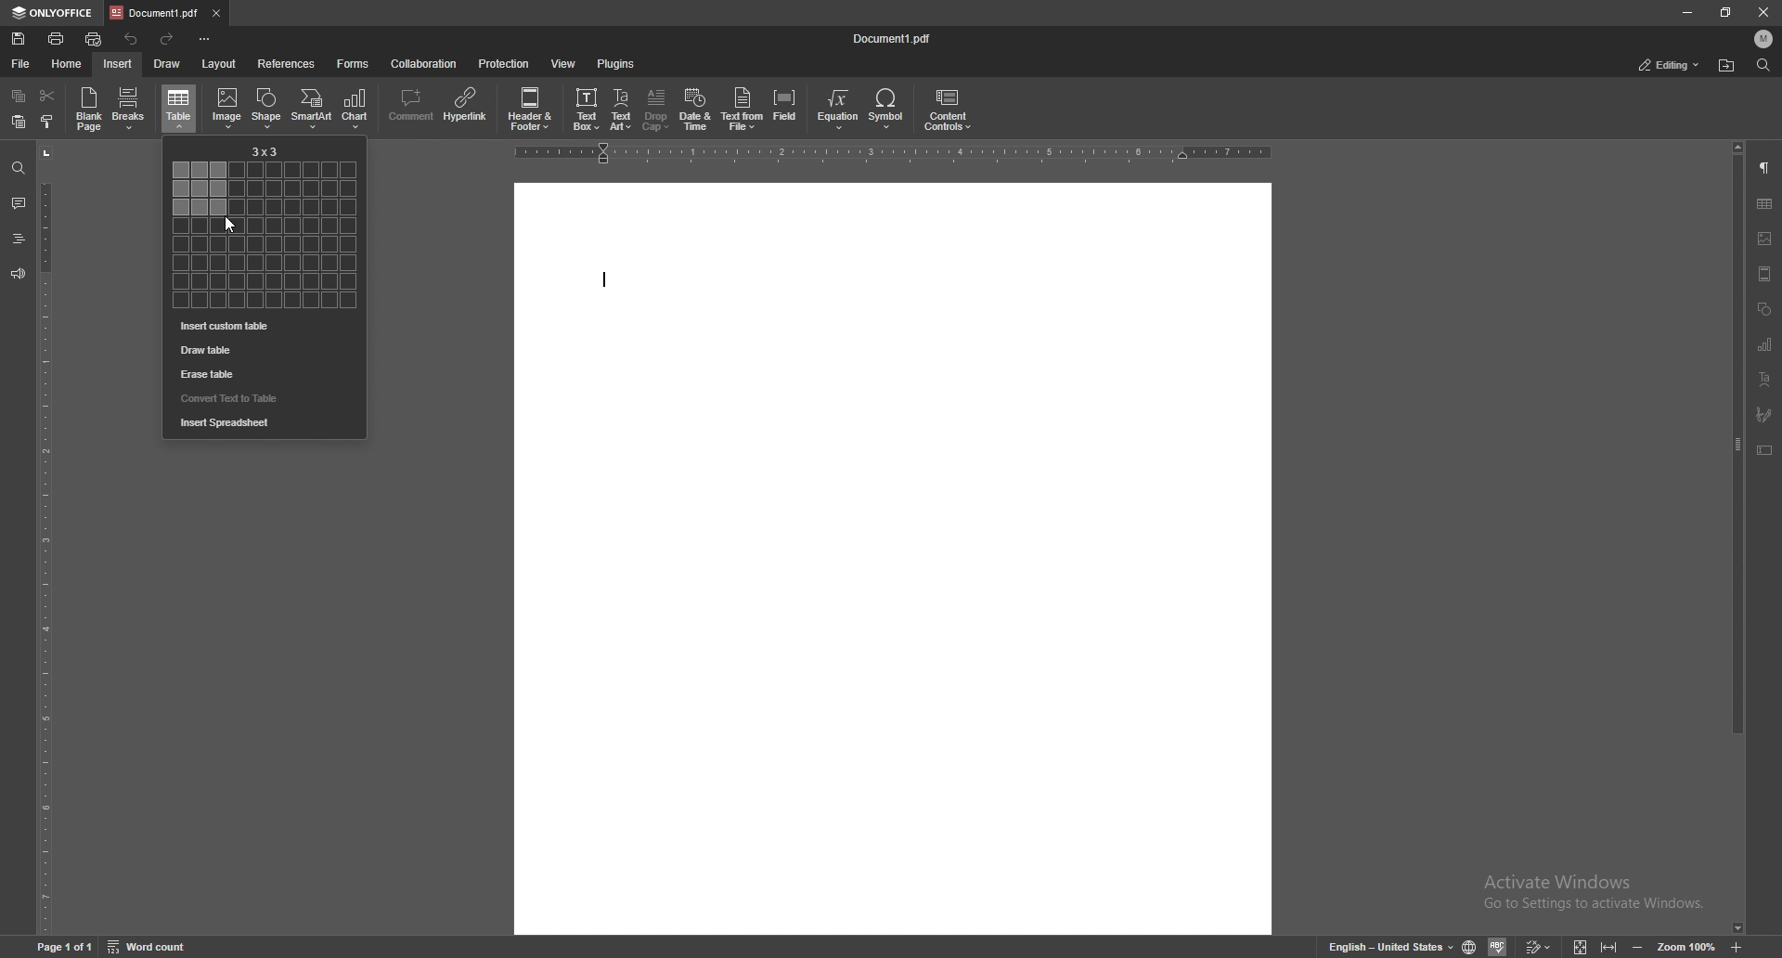  What do you see at coordinates (262, 350) in the screenshot?
I see `draw table` at bounding box center [262, 350].